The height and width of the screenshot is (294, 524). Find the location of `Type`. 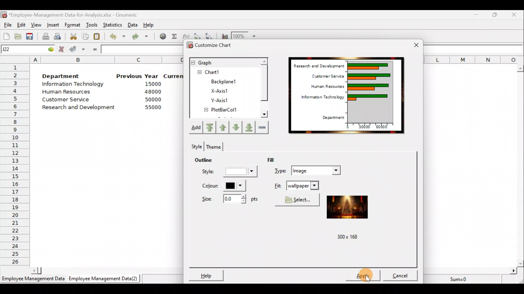

Type is located at coordinates (308, 170).